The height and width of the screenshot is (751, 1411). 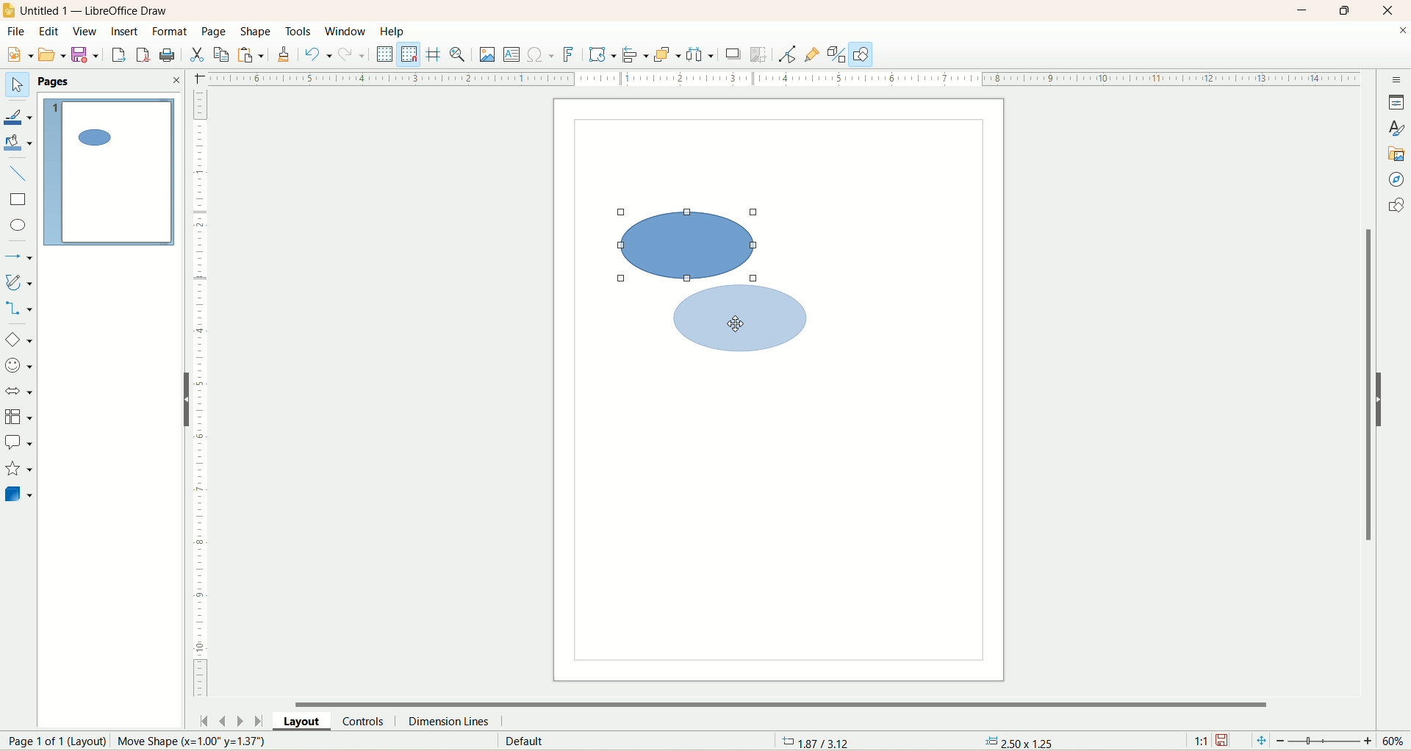 What do you see at coordinates (18, 392) in the screenshot?
I see `block arrow` at bounding box center [18, 392].